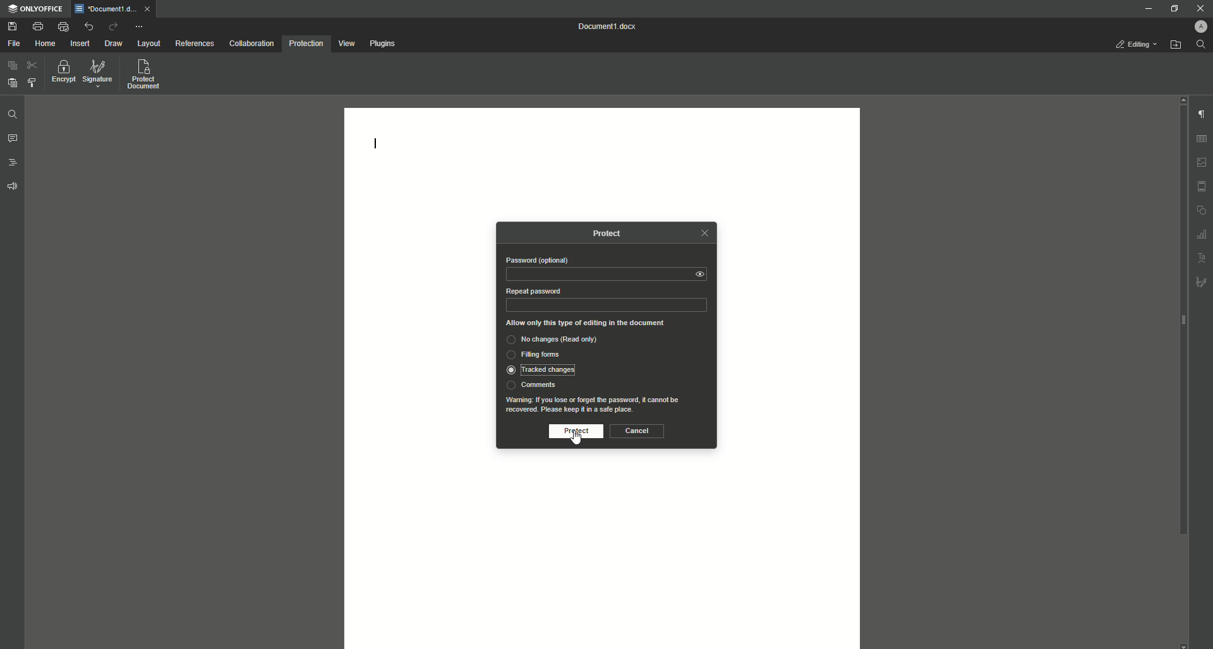 Image resolution: width=1213 pixels, height=649 pixels. What do you see at coordinates (375, 143) in the screenshot?
I see `Text line` at bounding box center [375, 143].